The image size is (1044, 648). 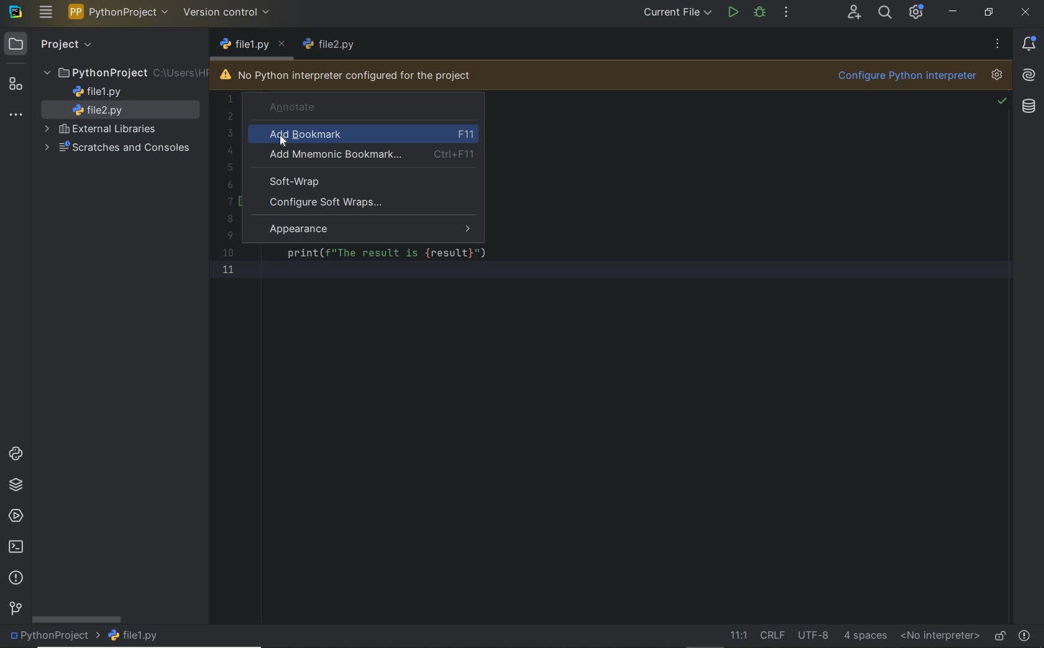 I want to click on file name, so click(x=134, y=637).